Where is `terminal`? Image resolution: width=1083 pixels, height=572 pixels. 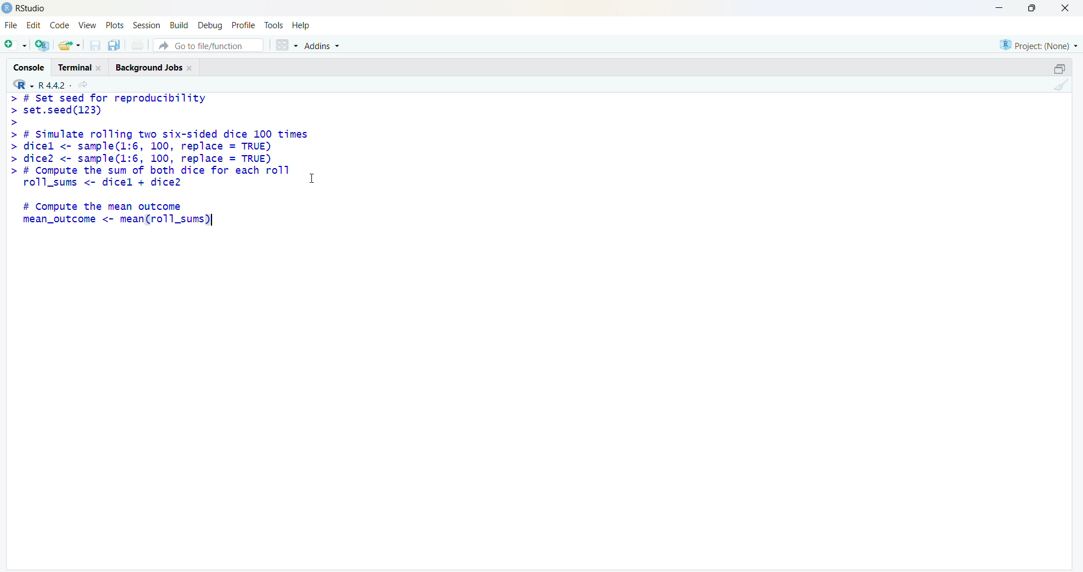 terminal is located at coordinates (74, 68).